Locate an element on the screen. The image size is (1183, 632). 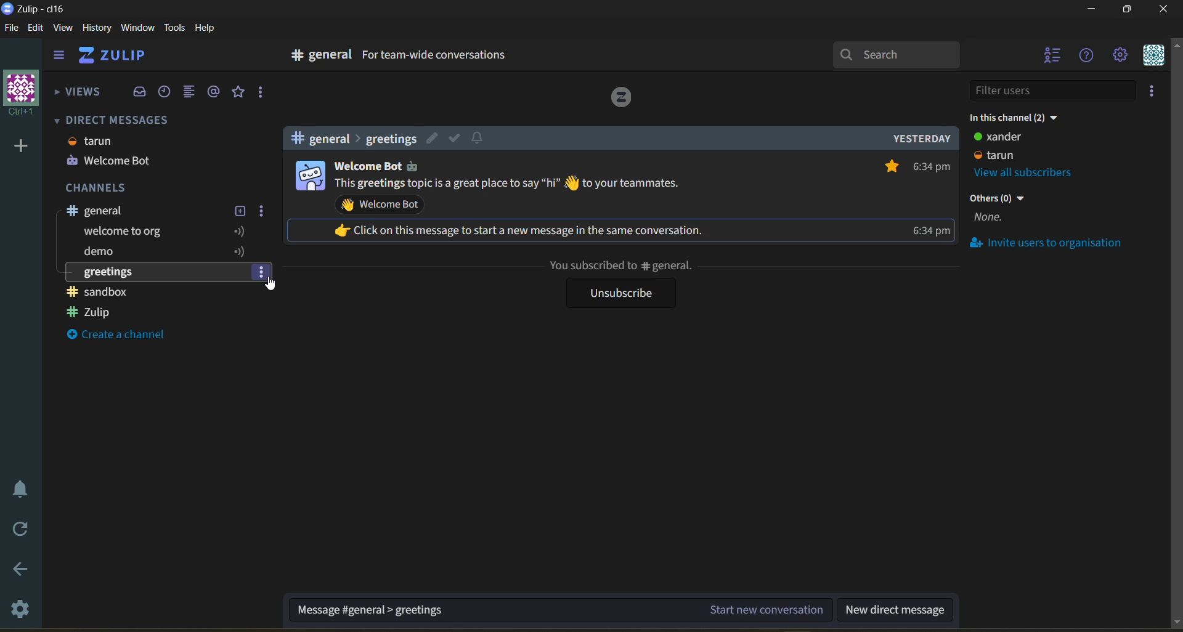
time is located at coordinates (932, 200).